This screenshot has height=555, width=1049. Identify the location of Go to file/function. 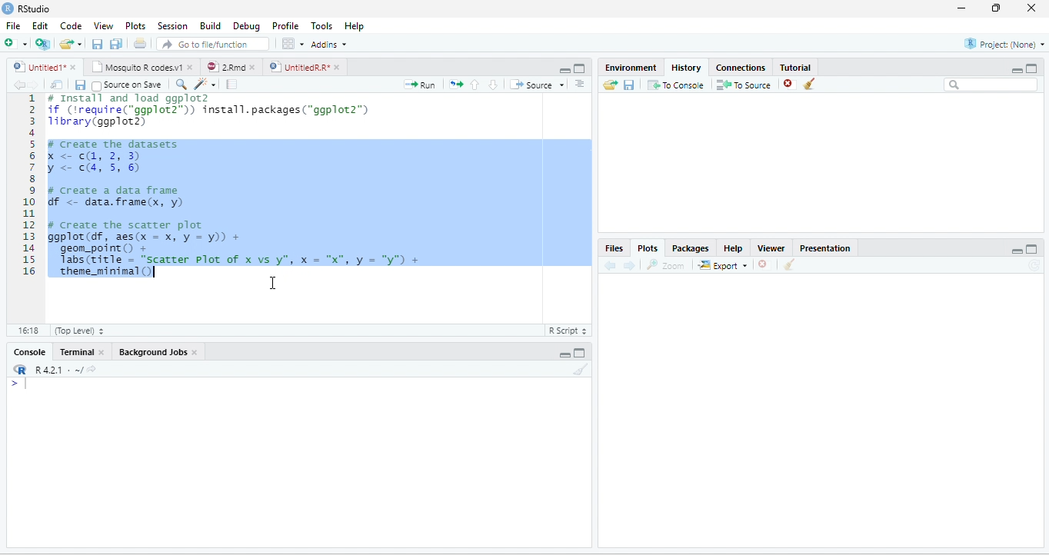
(213, 43).